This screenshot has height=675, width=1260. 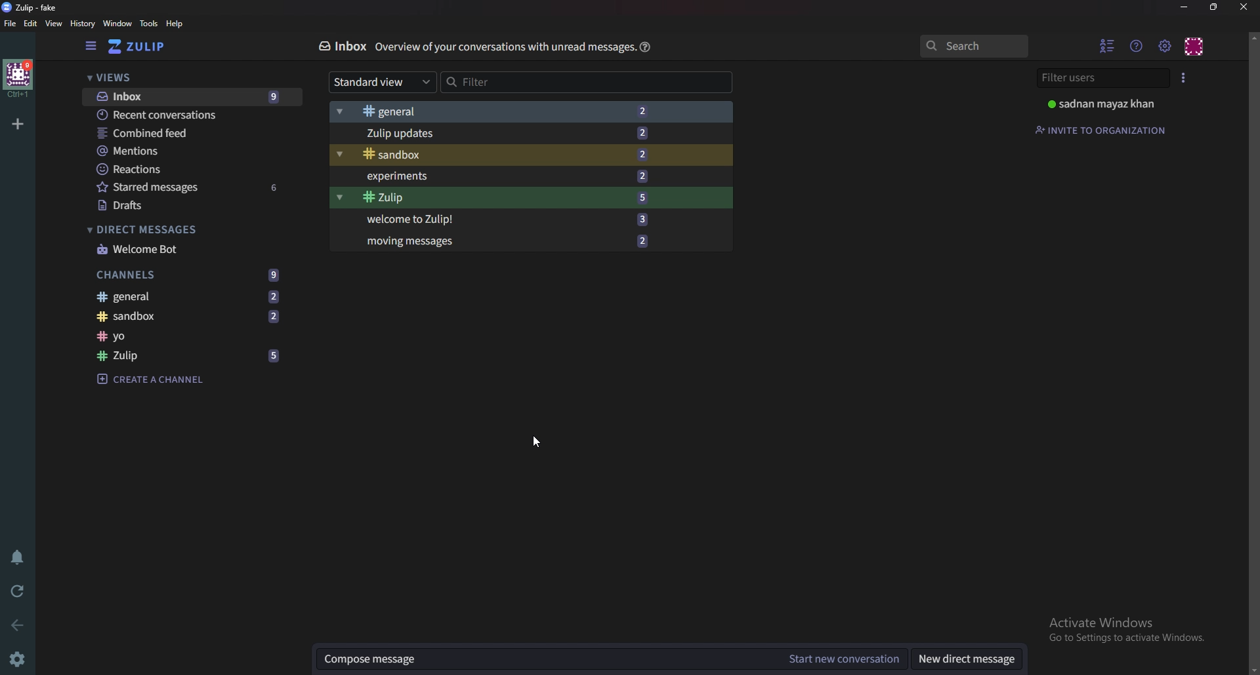 I want to click on Invite to organization, so click(x=1102, y=129).